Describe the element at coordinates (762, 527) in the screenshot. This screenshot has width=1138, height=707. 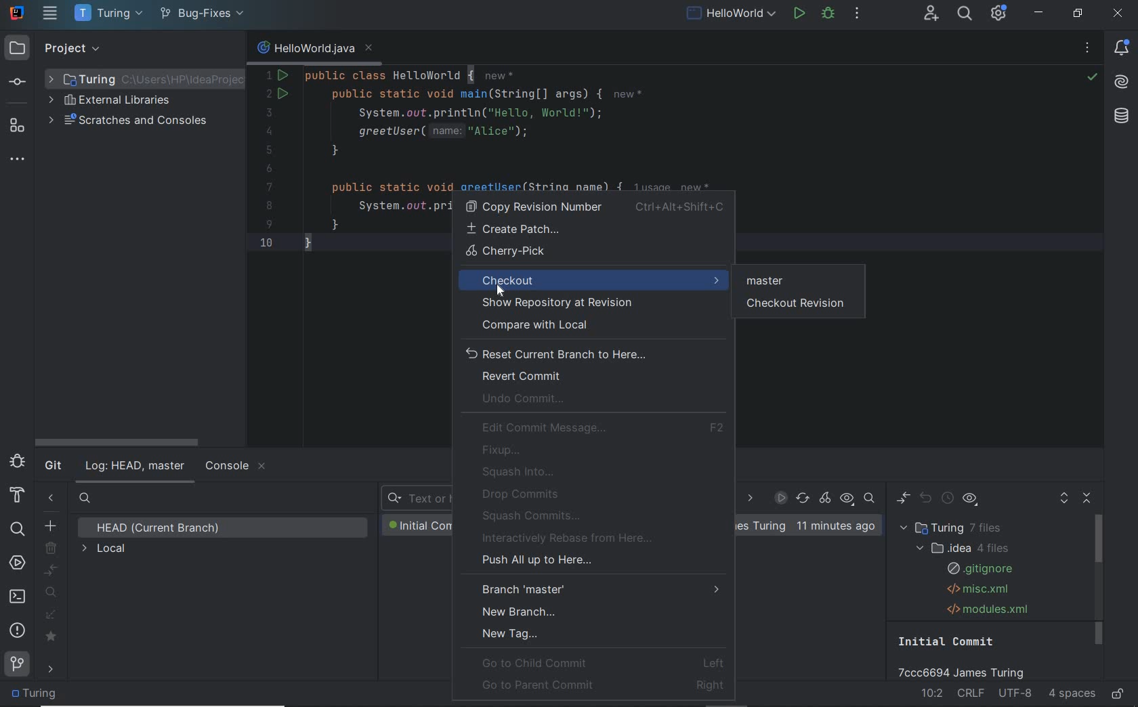
I see `BUG-FIXES` at that location.